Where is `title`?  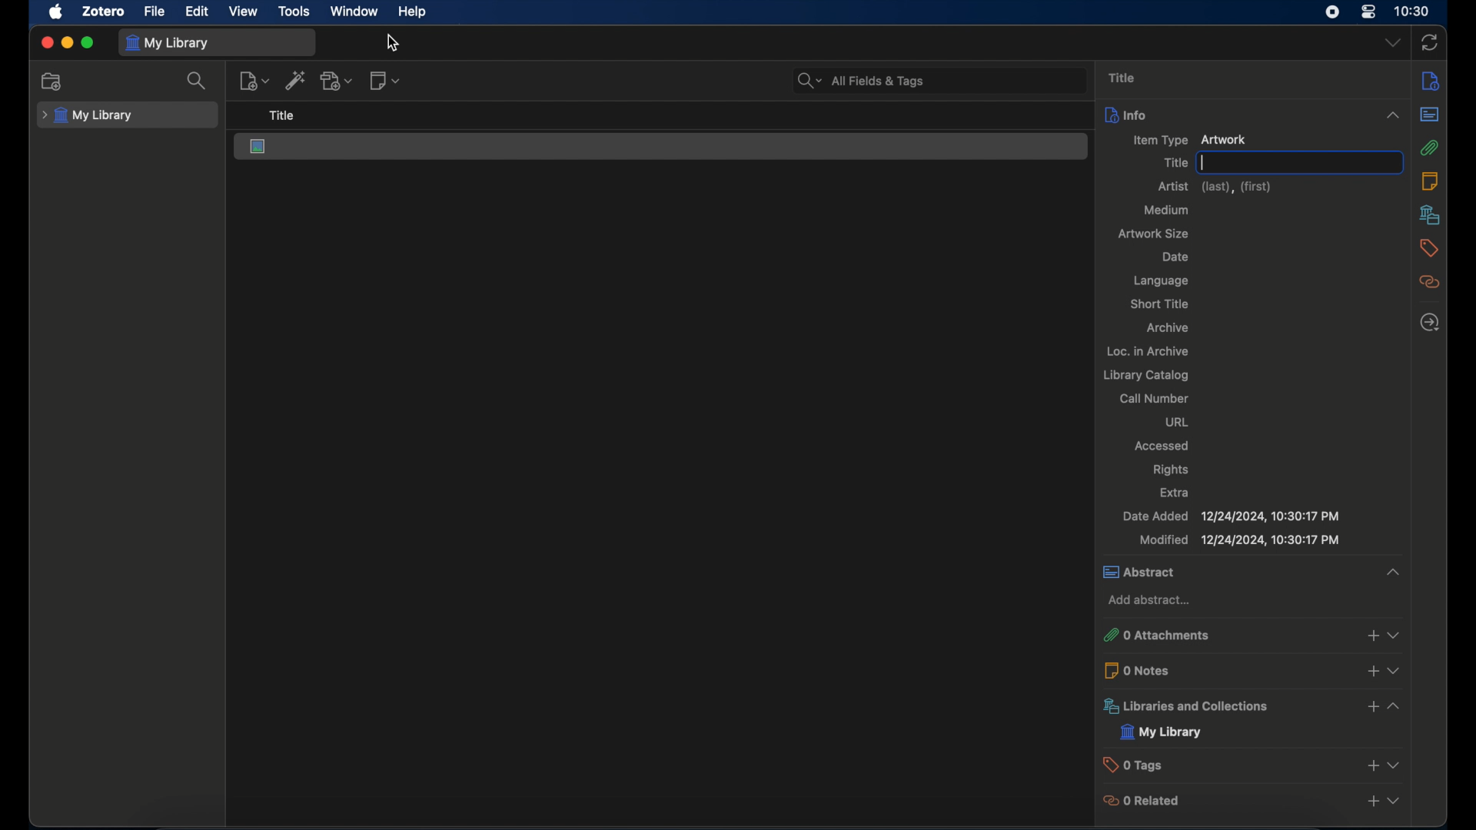 title is located at coordinates (281, 116).